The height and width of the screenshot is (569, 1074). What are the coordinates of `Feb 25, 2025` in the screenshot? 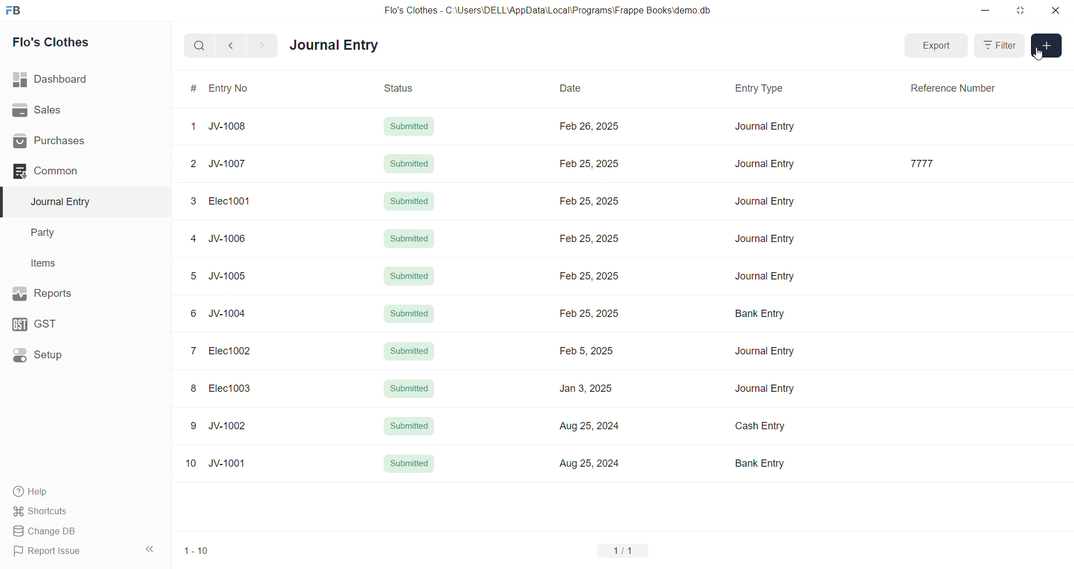 It's located at (595, 238).